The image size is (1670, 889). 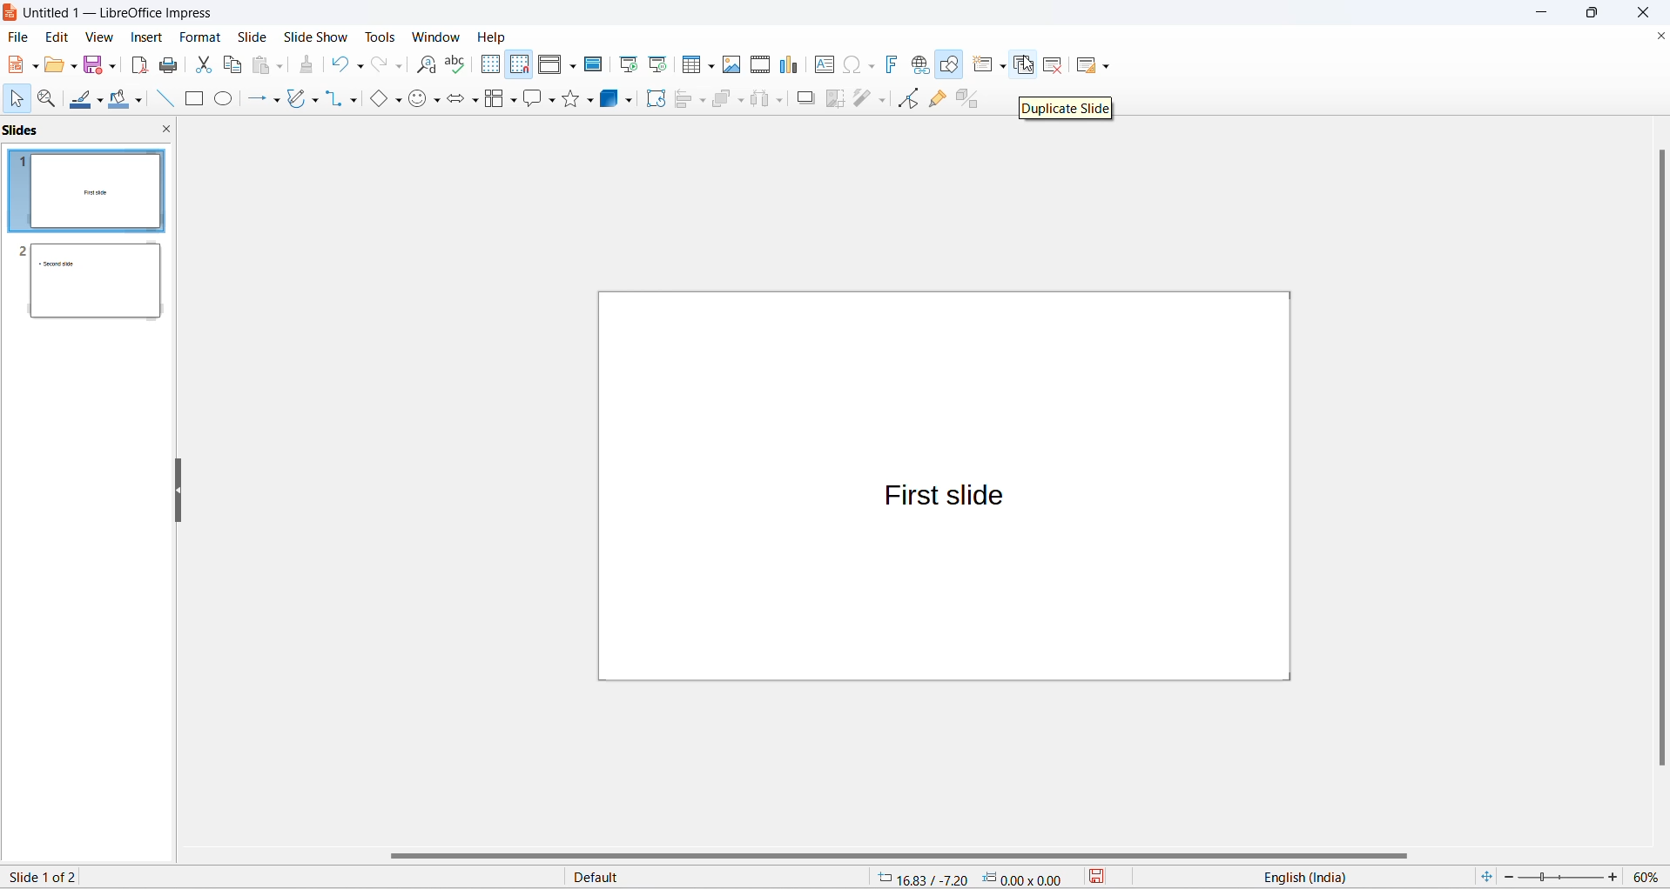 What do you see at coordinates (279, 100) in the screenshot?
I see `line options` at bounding box center [279, 100].